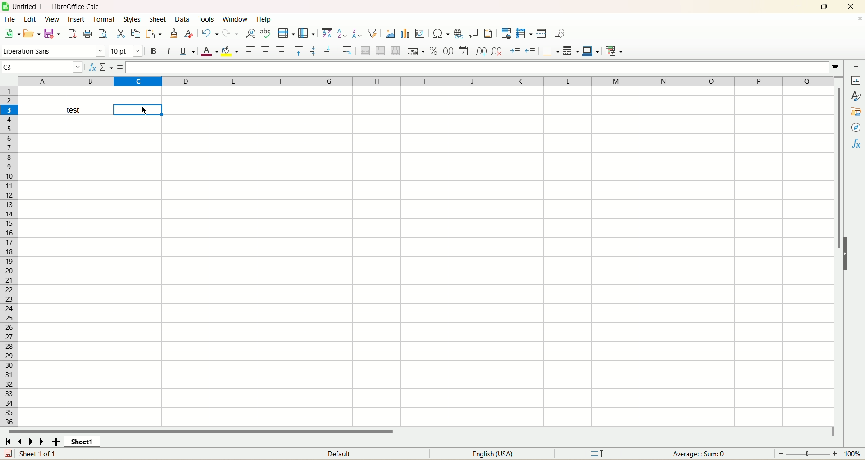  Describe the element at coordinates (859, 19) in the screenshot. I see `close document` at that location.